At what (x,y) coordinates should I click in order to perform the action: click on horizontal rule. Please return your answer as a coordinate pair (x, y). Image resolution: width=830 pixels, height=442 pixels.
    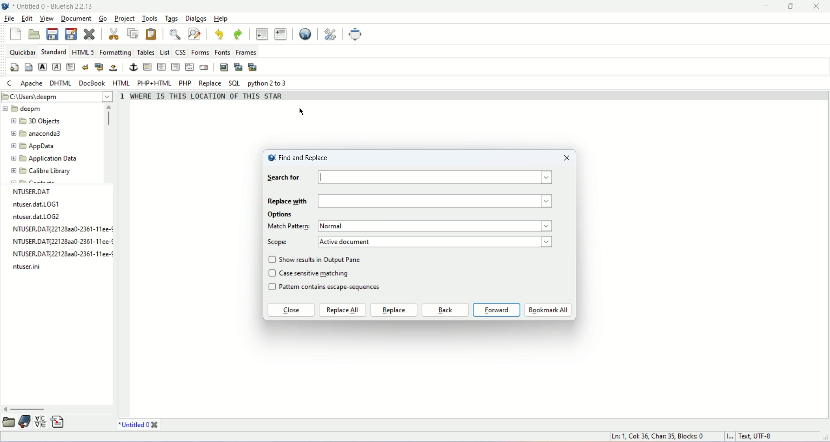
    Looking at the image, I should click on (148, 67).